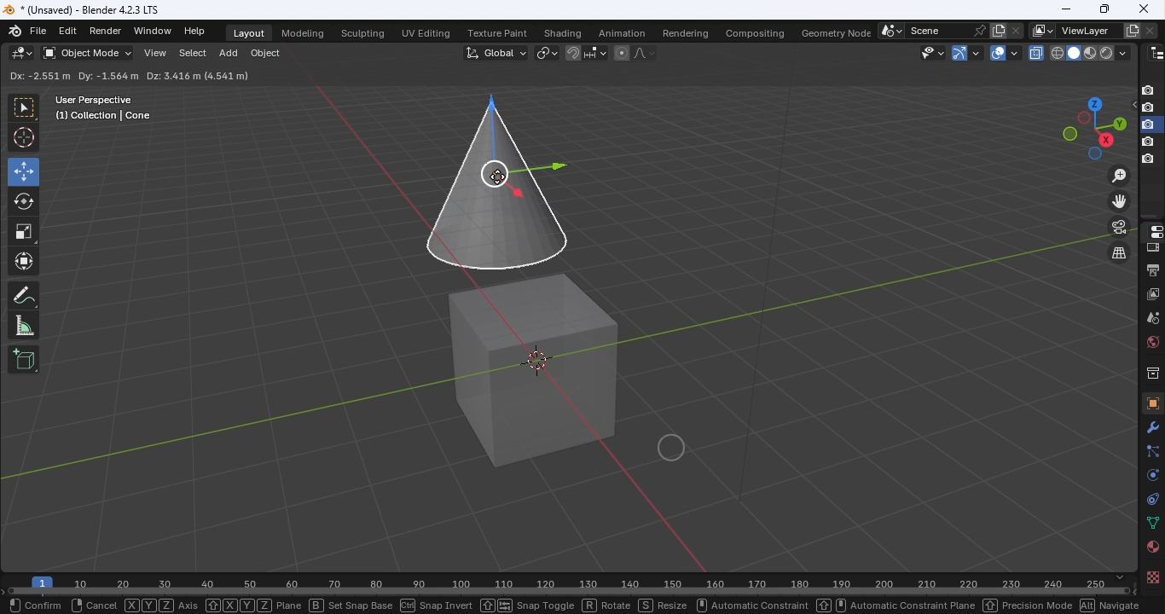 Image resolution: width=1165 pixels, height=614 pixels. What do you see at coordinates (227, 77) in the screenshot?
I see `Select box` at bounding box center [227, 77].